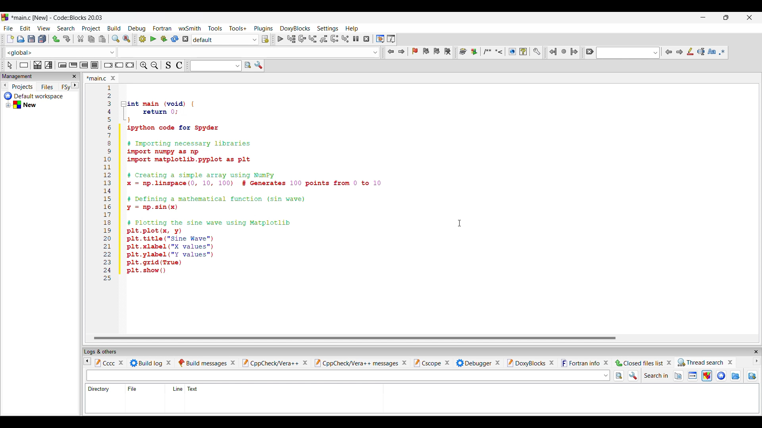  Describe the element at coordinates (691, 53) in the screenshot. I see `Highlight` at that location.